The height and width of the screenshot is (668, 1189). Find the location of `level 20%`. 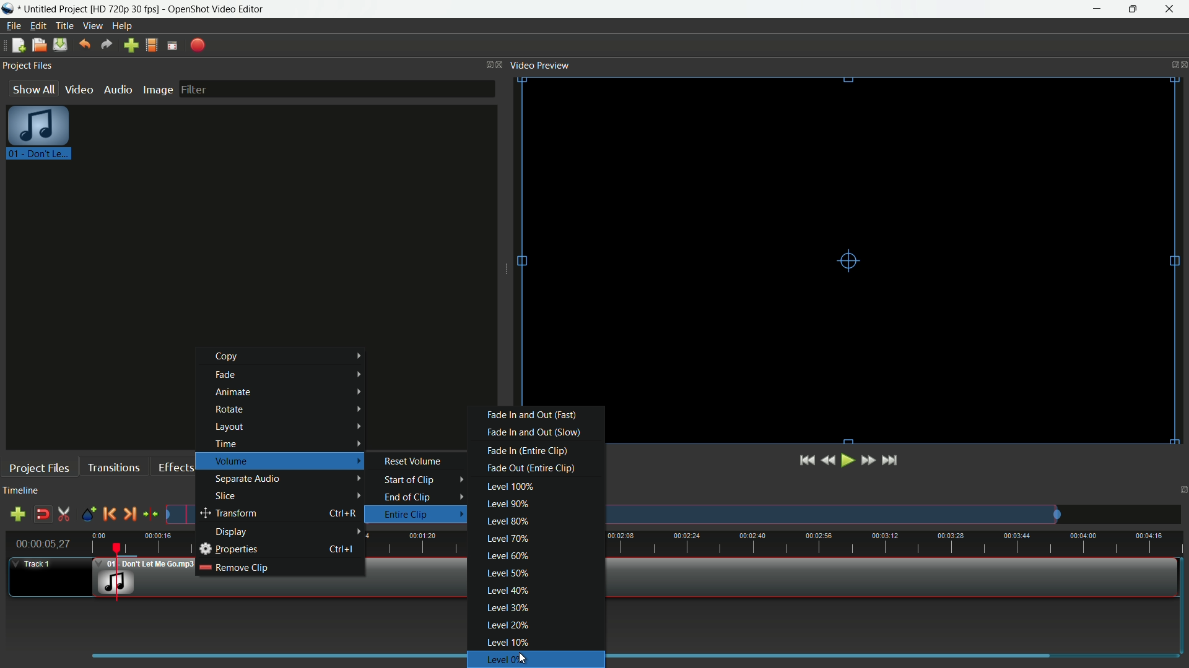

level 20% is located at coordinates (507, 627).